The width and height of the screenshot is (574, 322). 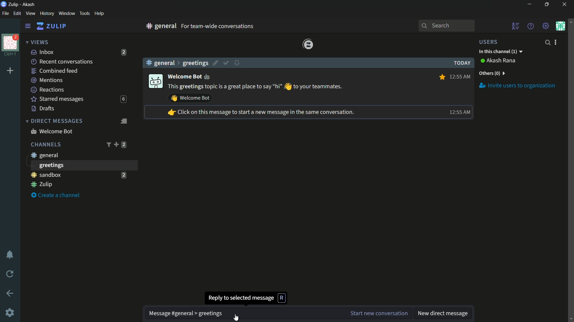 What do you see at coordinates (10, 294) in the screenshot?
I see `go back` at bounding box center [10, 294].